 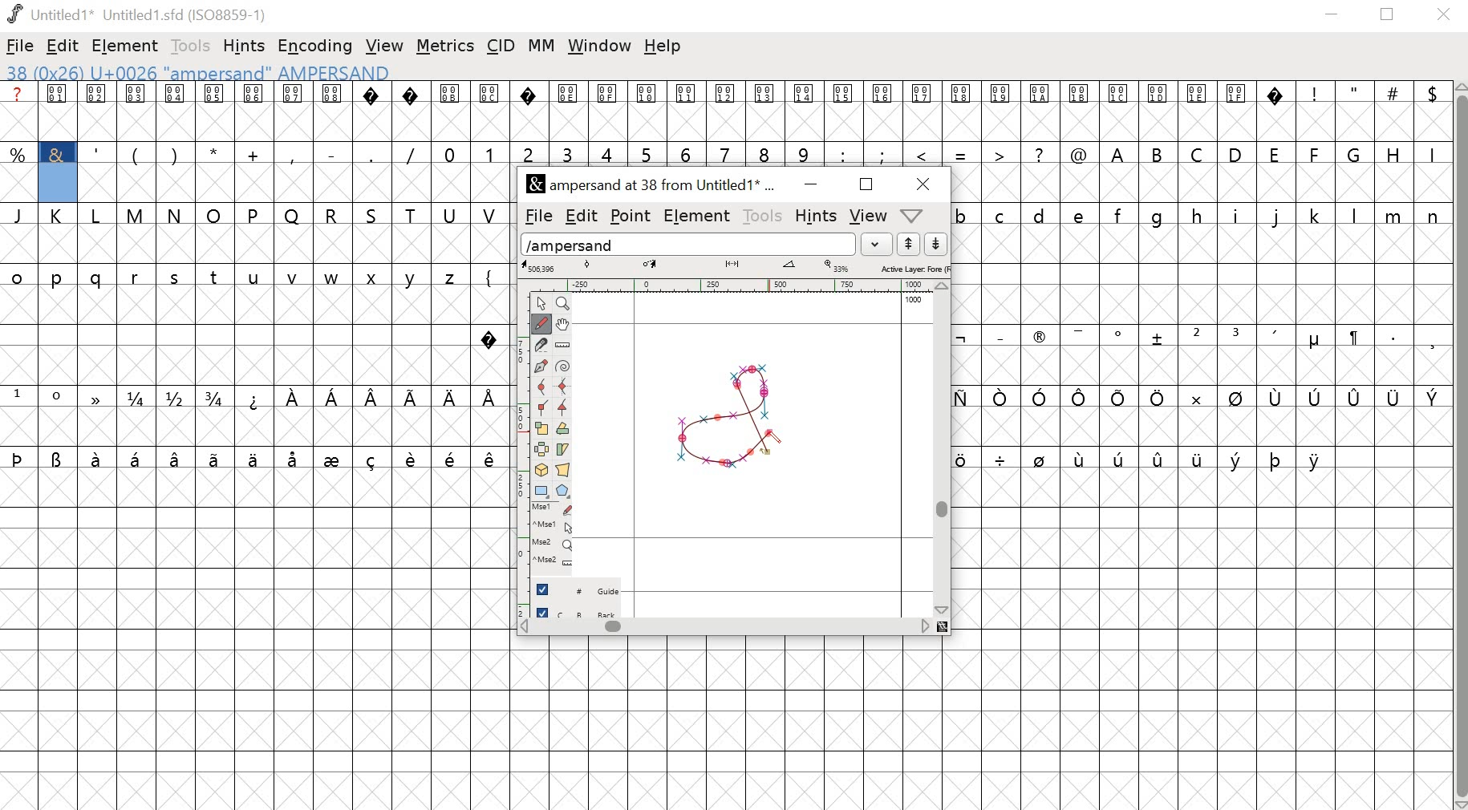 What do you see at coordinates (1000, 152) in the screenshot?
I see `>` at bounding box center [1000, 152].